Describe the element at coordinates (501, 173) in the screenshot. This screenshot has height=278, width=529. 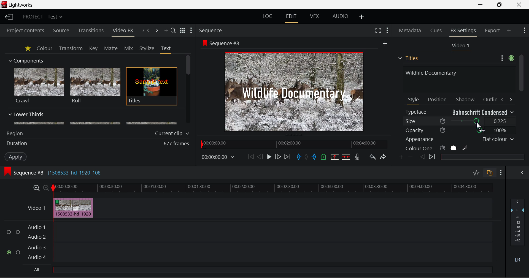
I see `Show Settings` at that location.